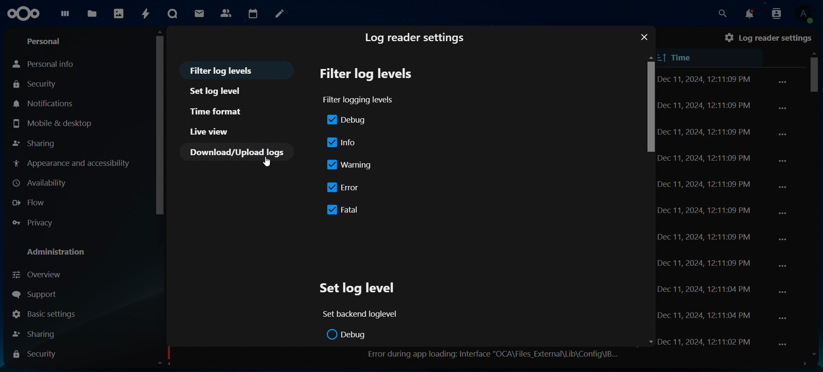  I want to click on set backend loglevel, so click(361, 313).